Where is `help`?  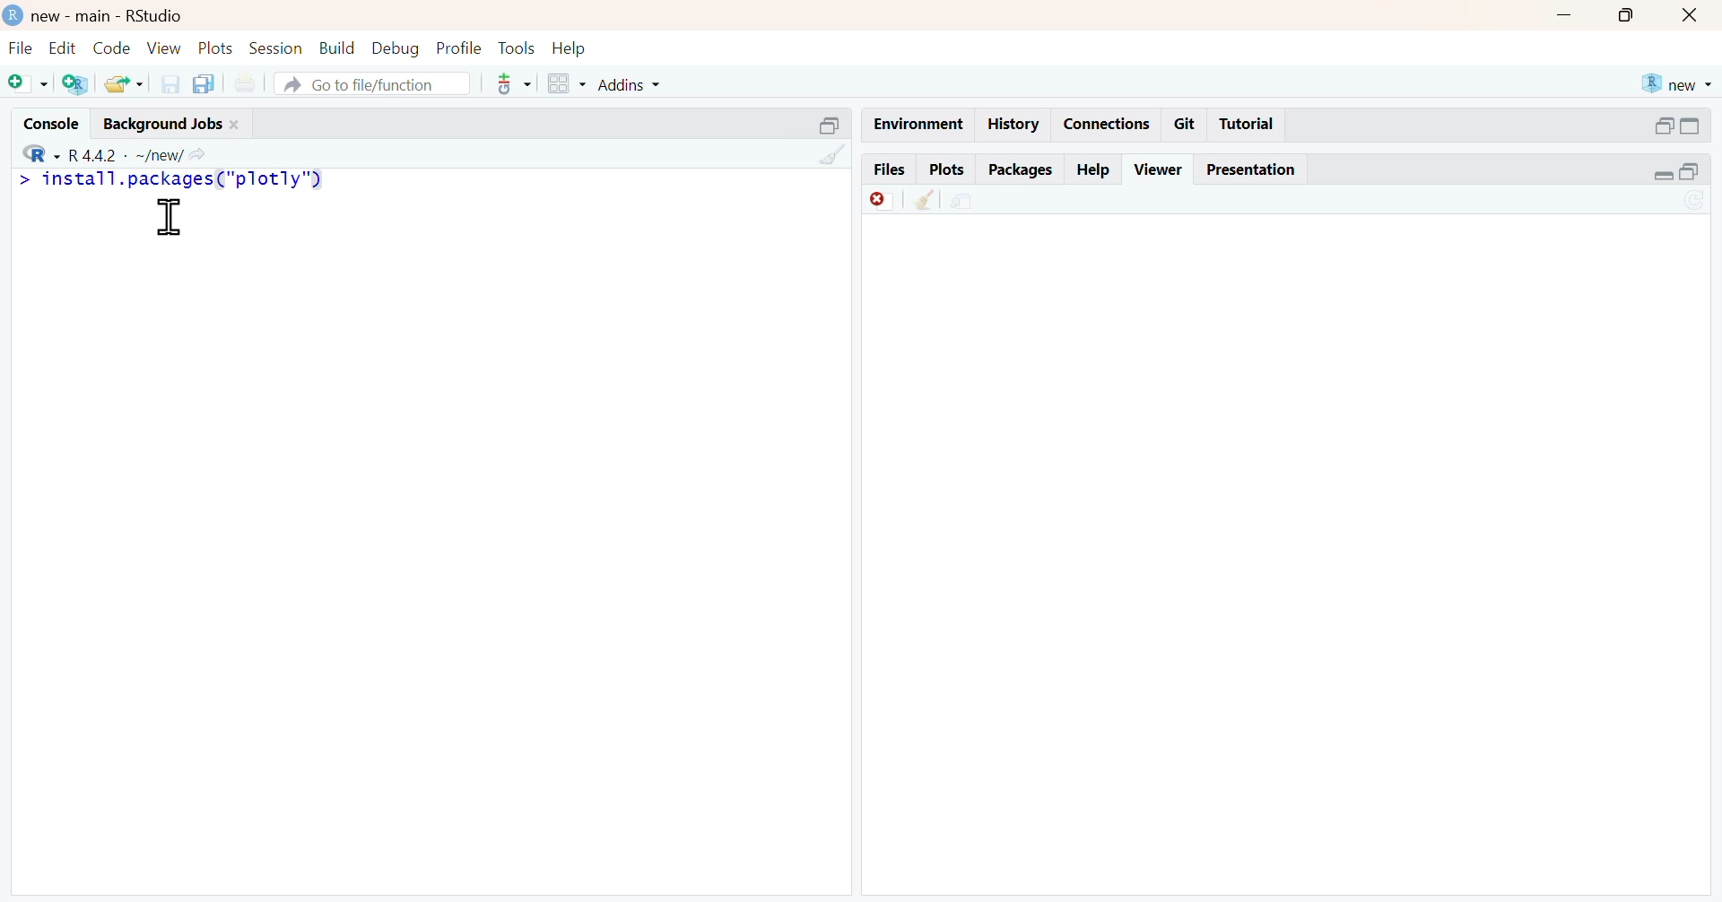 help is located at coordinates (1094, 166).